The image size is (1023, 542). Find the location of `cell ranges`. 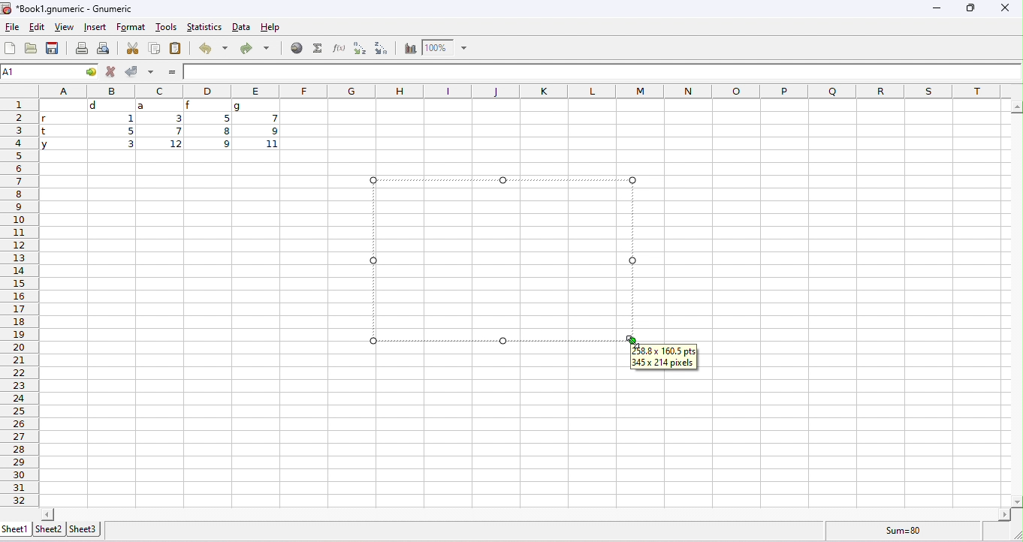

cell ranges is located at coordinates (162, 128).